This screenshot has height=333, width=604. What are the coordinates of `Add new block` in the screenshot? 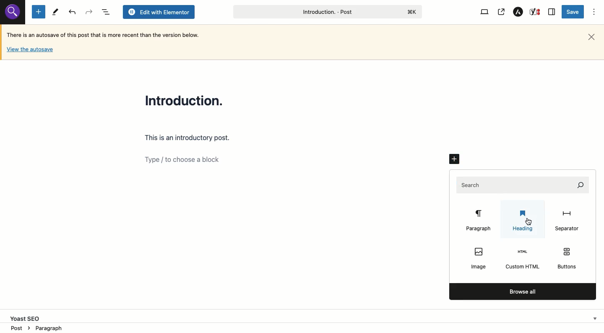 It's located at (39, 11).